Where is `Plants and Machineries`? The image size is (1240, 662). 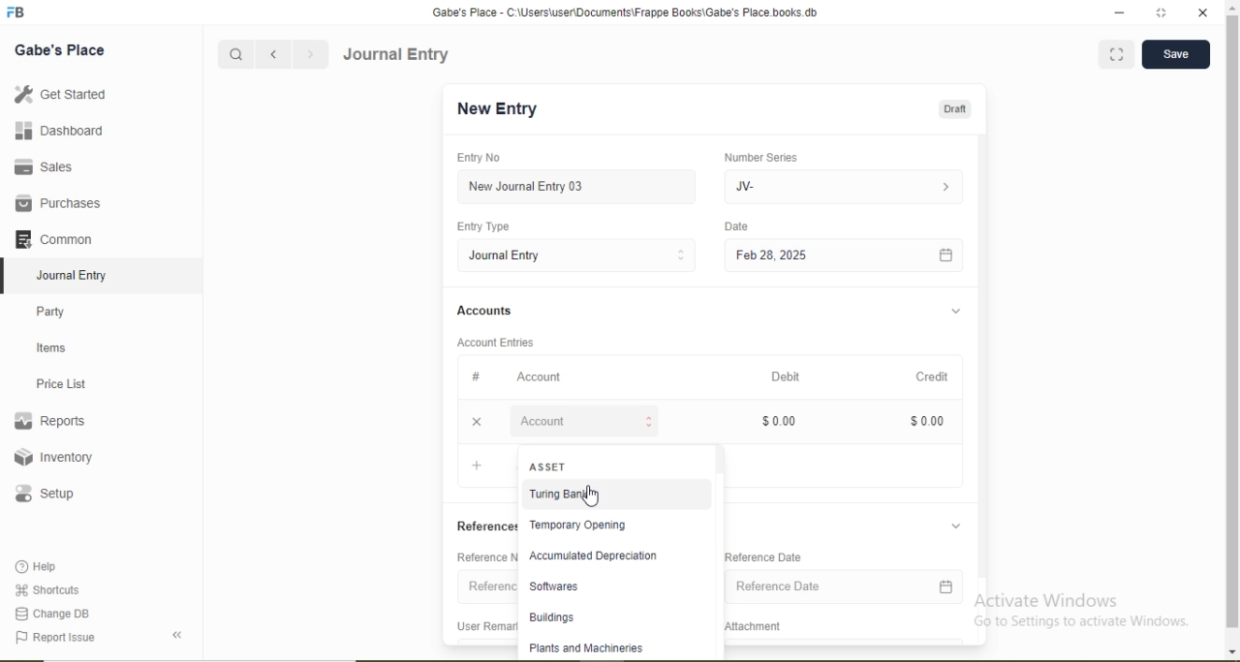 Plants and Machineries is located at coordinates (585, 648).